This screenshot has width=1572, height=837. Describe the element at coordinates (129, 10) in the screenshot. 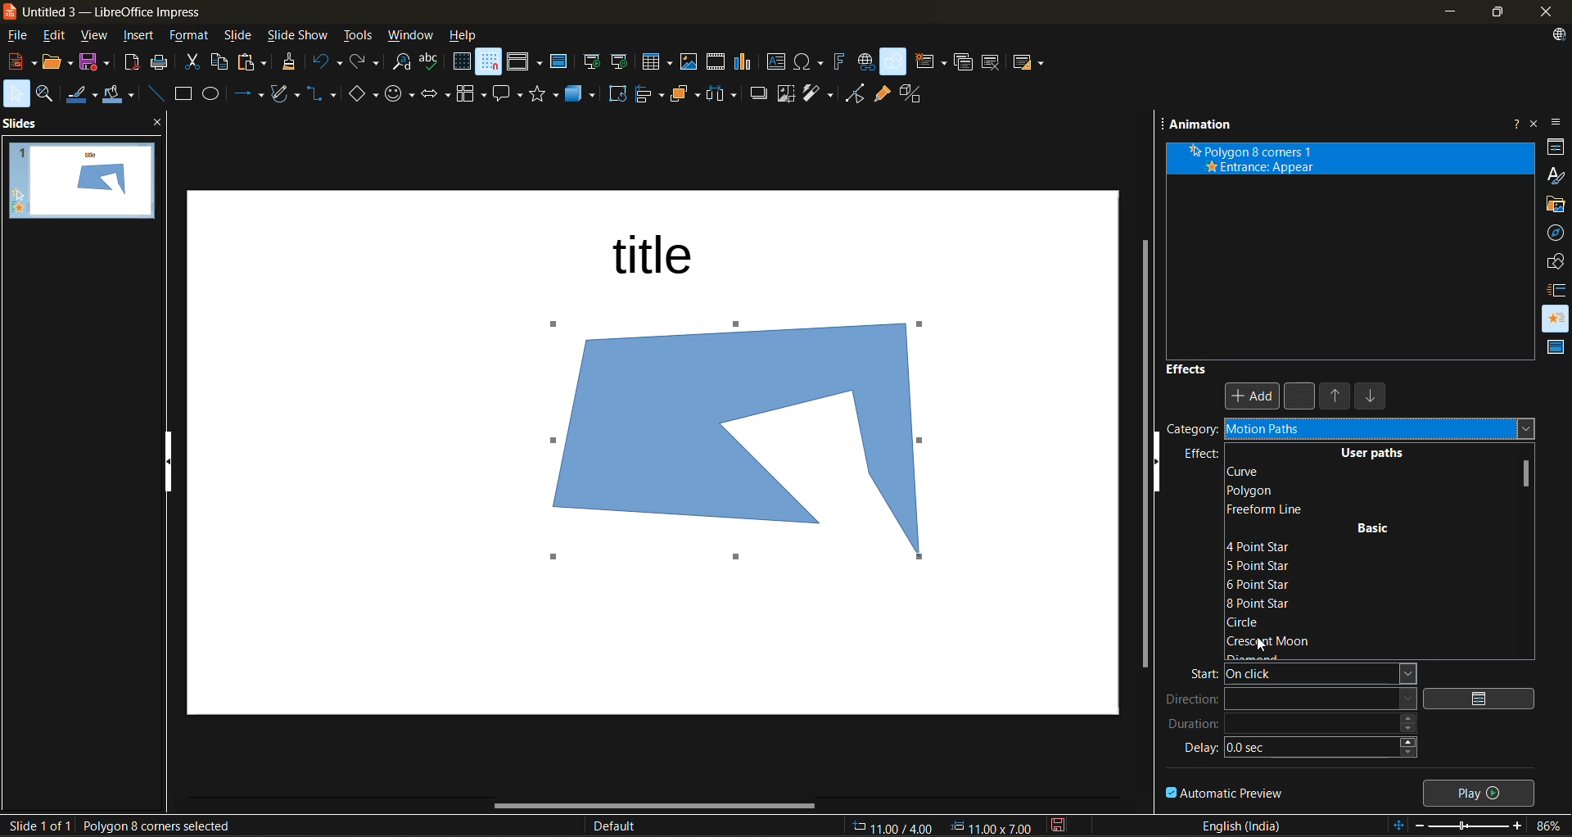

I see `untitled 3 - LibreOffice Impress` at that location.